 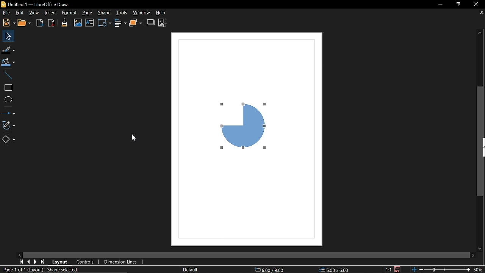 What do you see at coordinates (40, 23) in the screenshot?
I see `Export` at bounding box center [40, 23].